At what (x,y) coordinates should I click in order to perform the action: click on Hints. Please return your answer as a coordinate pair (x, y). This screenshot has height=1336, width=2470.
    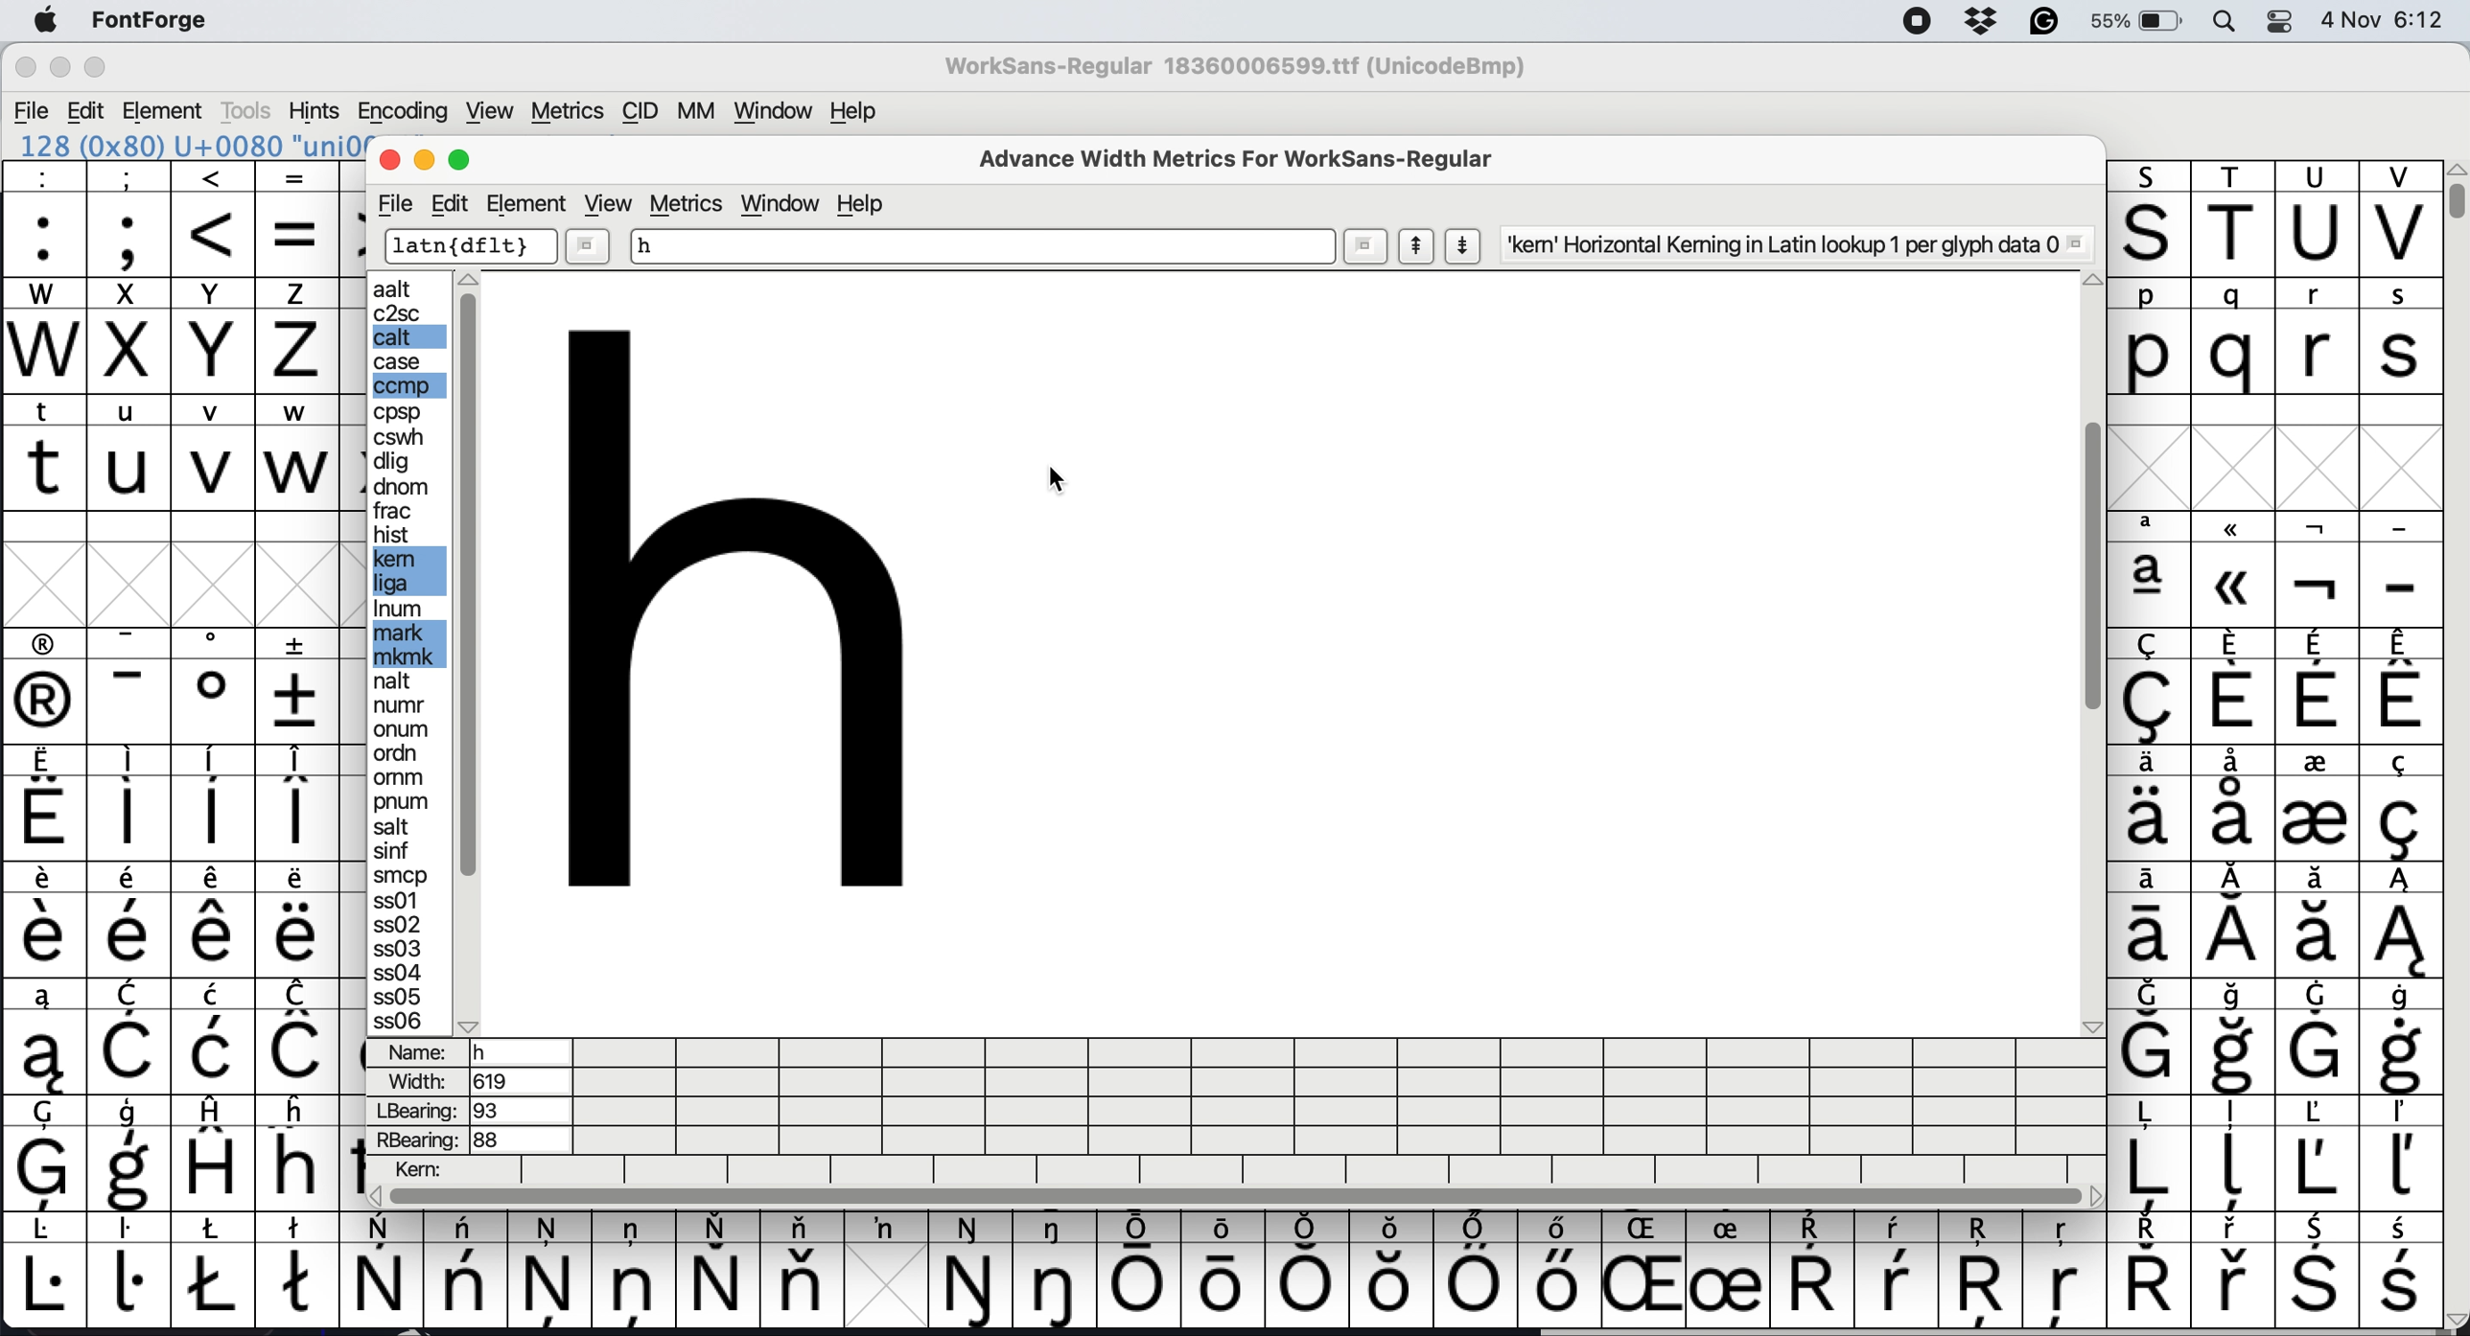
    Looking at the image, I should click on (311, 112).